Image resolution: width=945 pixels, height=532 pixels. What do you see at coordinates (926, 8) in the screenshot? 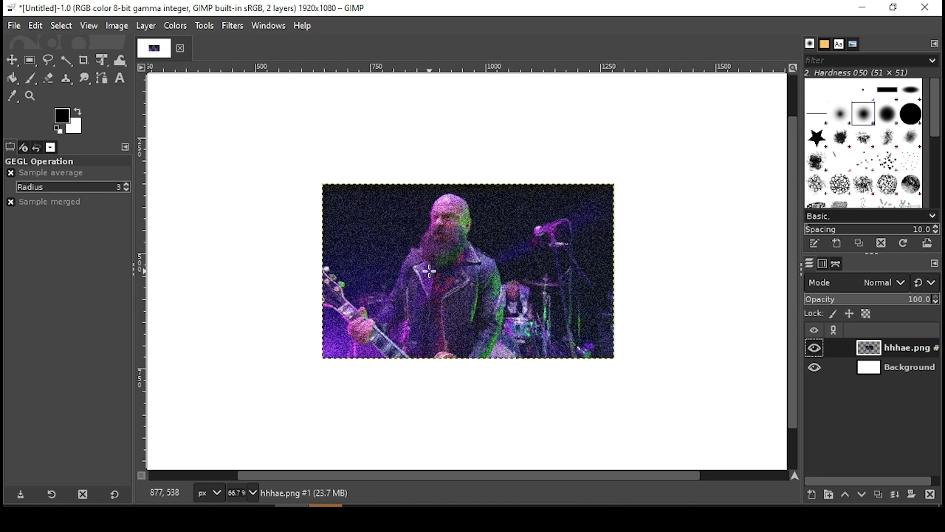
I see `close window` at bounding box center [926, 8].